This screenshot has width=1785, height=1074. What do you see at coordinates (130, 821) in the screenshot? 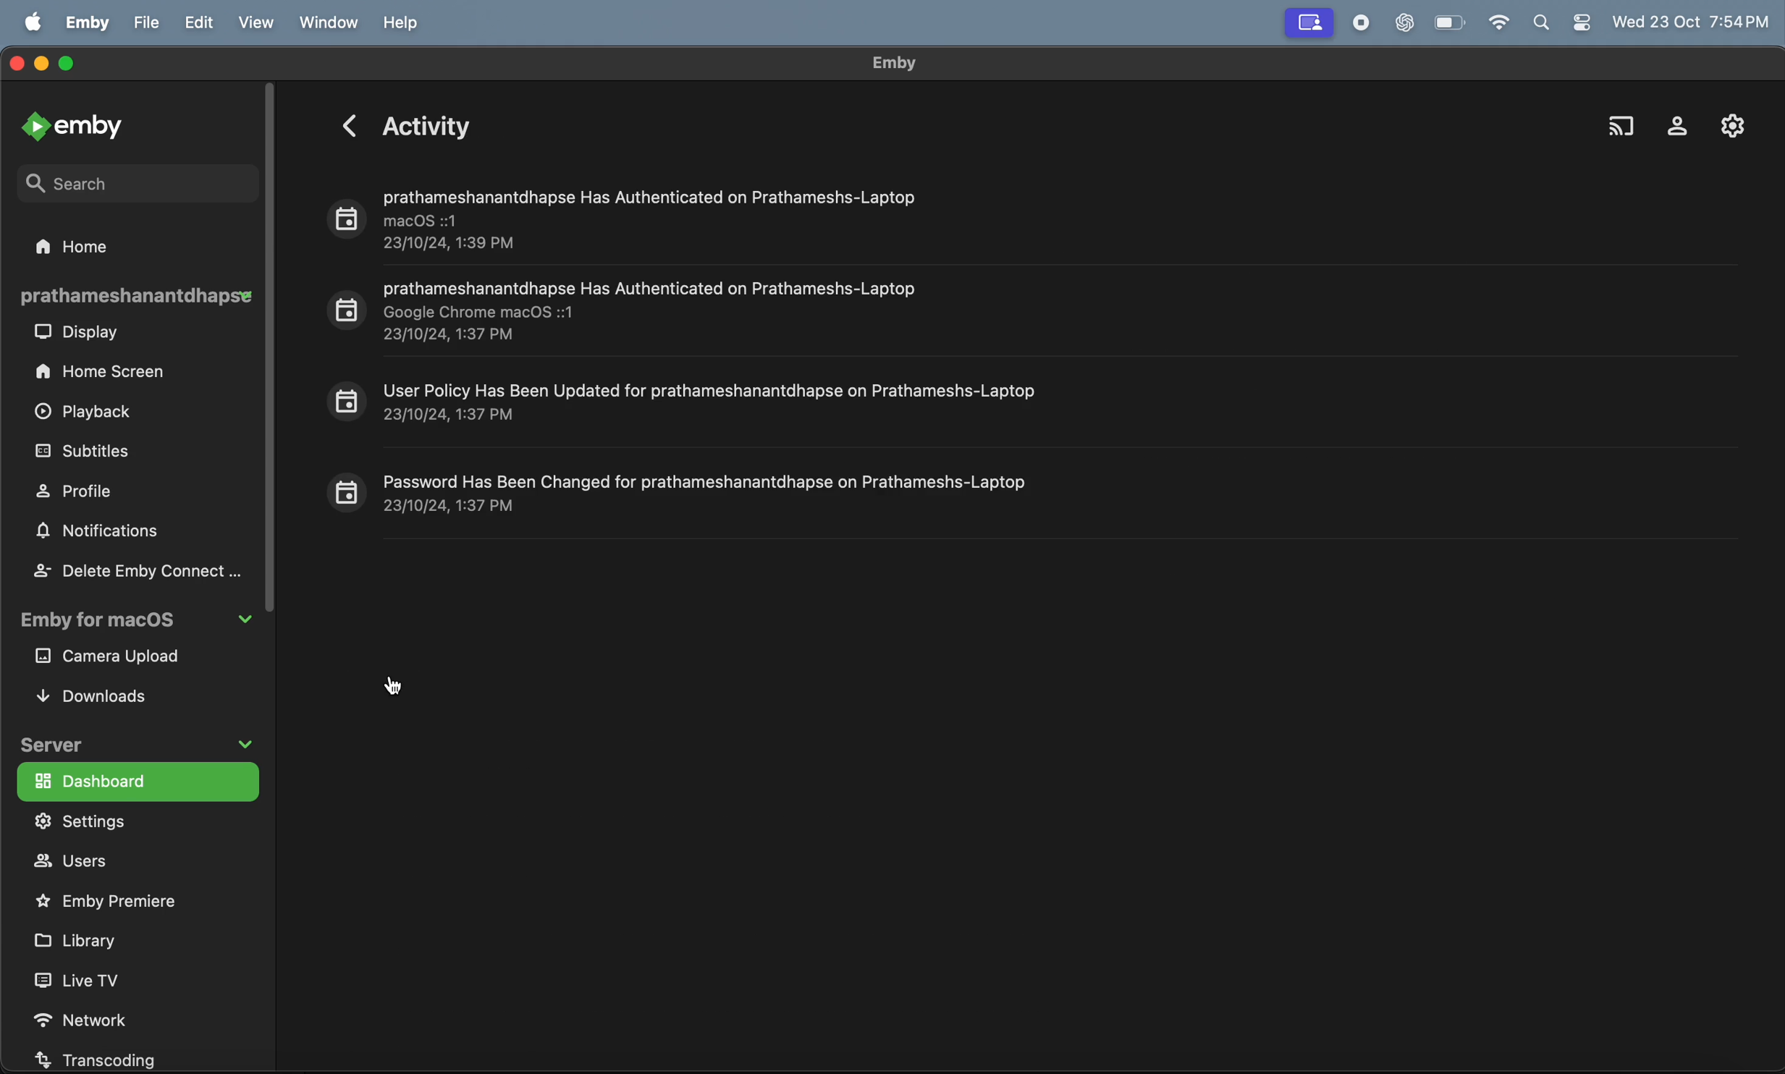
I see `settings` at bounding box center [130, 821].